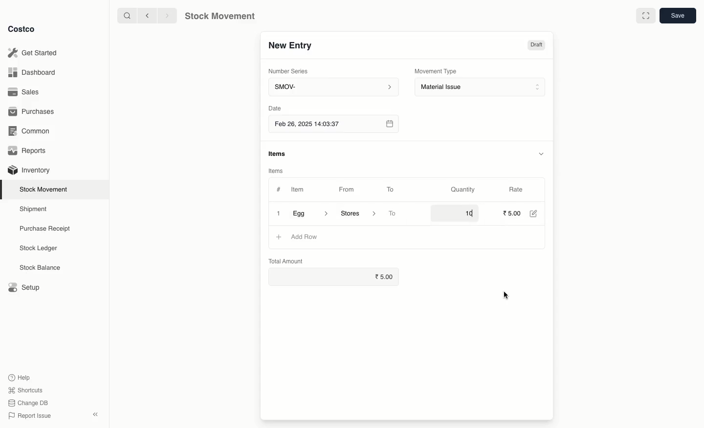  Describe the element at coordinates (357, 213) in the screenshot. I see `‘Stores` at that location.